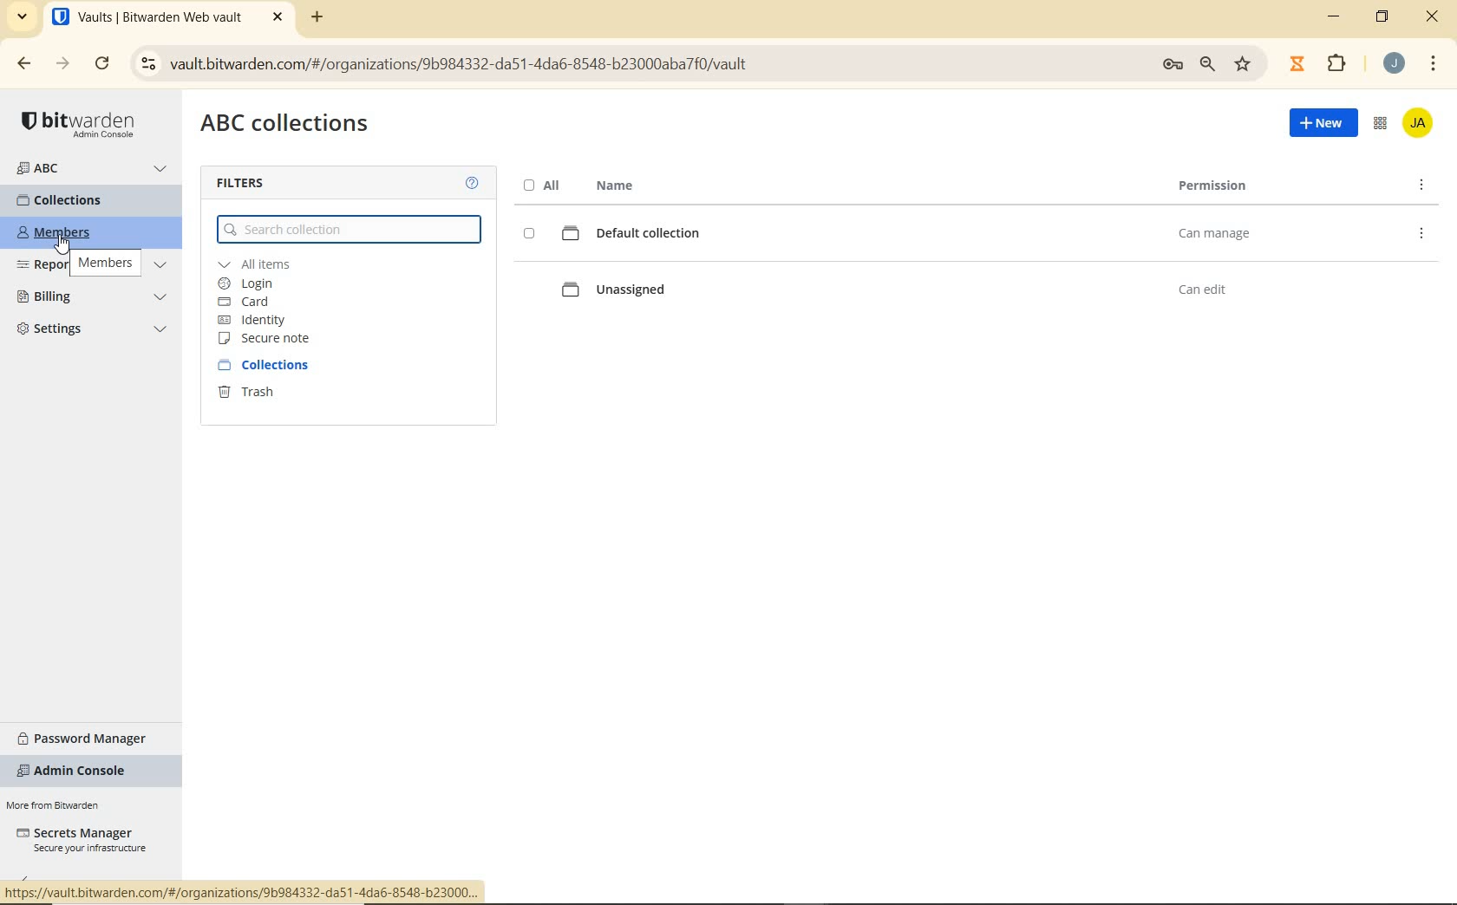 Image resolution: width=1457 pixels, height=905 pixels. Describe the element at coordinates (69, 233) in the screenshot. I see `MEMBERS` at that location.